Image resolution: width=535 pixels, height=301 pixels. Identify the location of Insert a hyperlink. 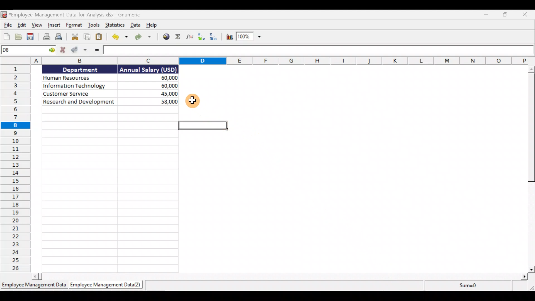
(166, 38).